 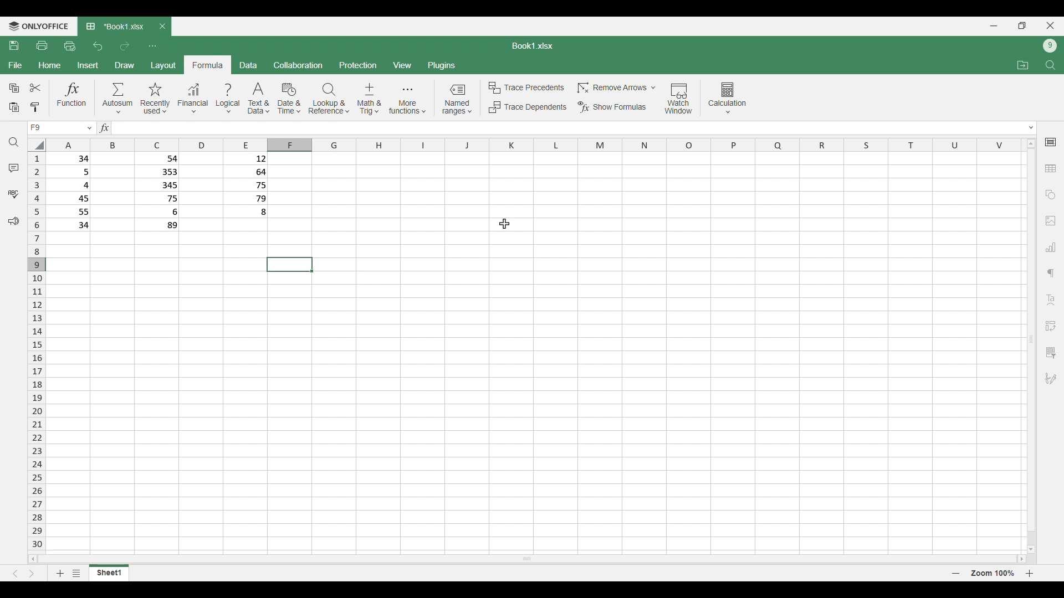 I want to click on Print file, so click(x=42, y=46).